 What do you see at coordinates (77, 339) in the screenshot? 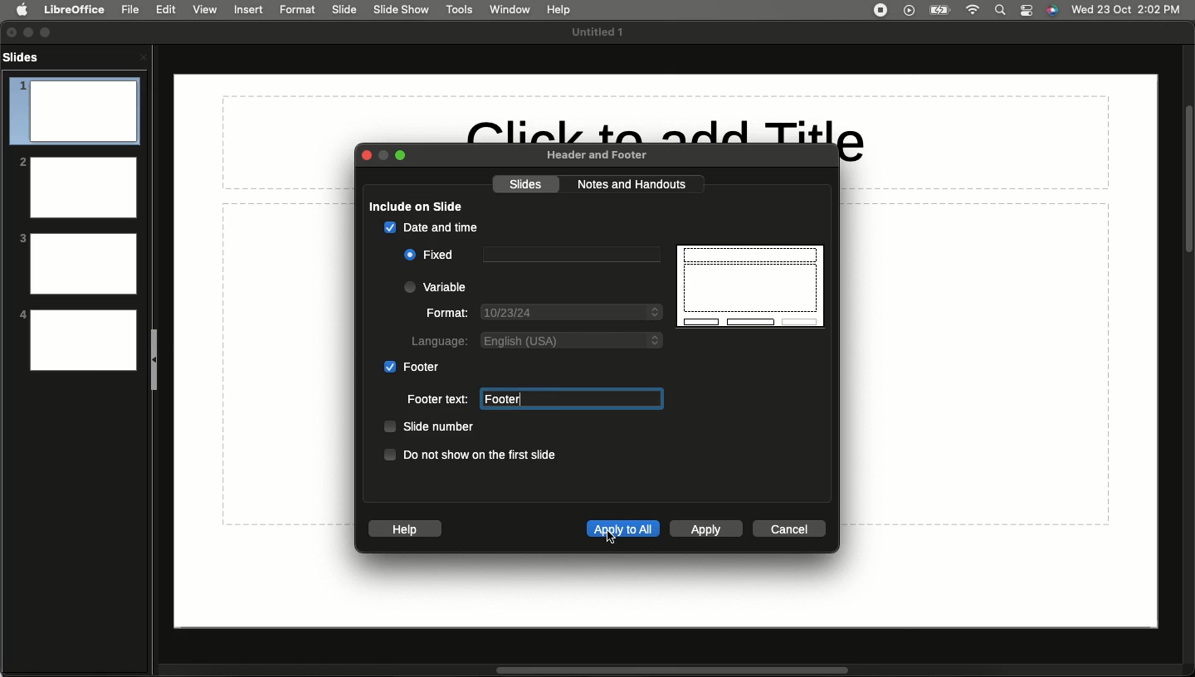
I see `4` at bounding box center [77, 339].